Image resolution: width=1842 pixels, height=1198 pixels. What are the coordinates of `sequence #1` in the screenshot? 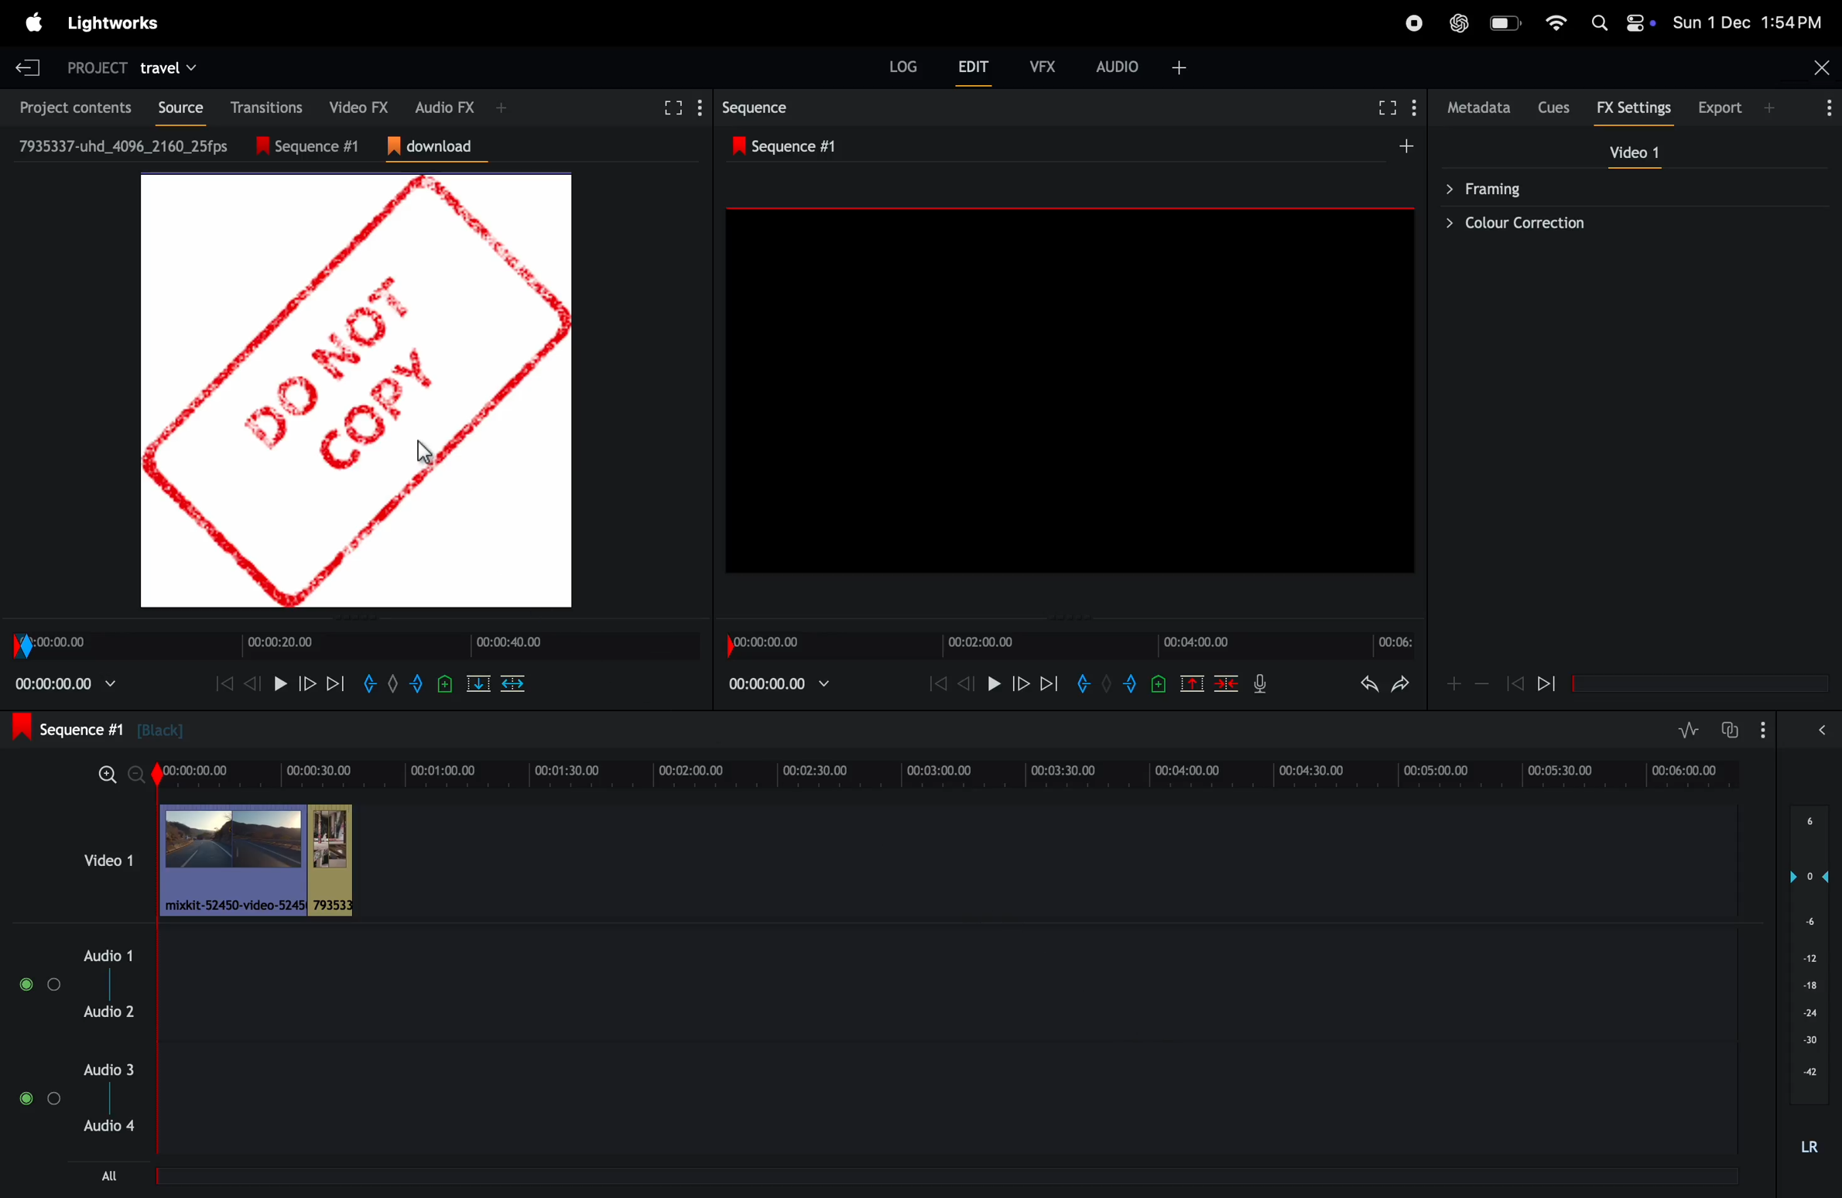 It's located at (791, 146).